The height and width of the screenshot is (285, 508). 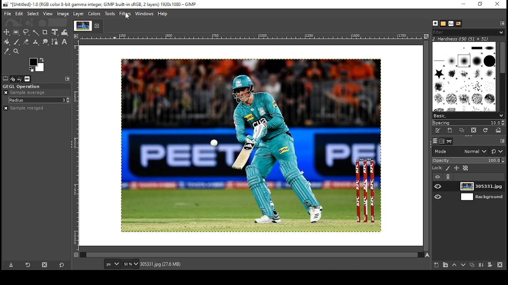 What do you see at coordinates (27, 32) in the screenshot?
I see `free selection tool` at bounding box center [27, 32].